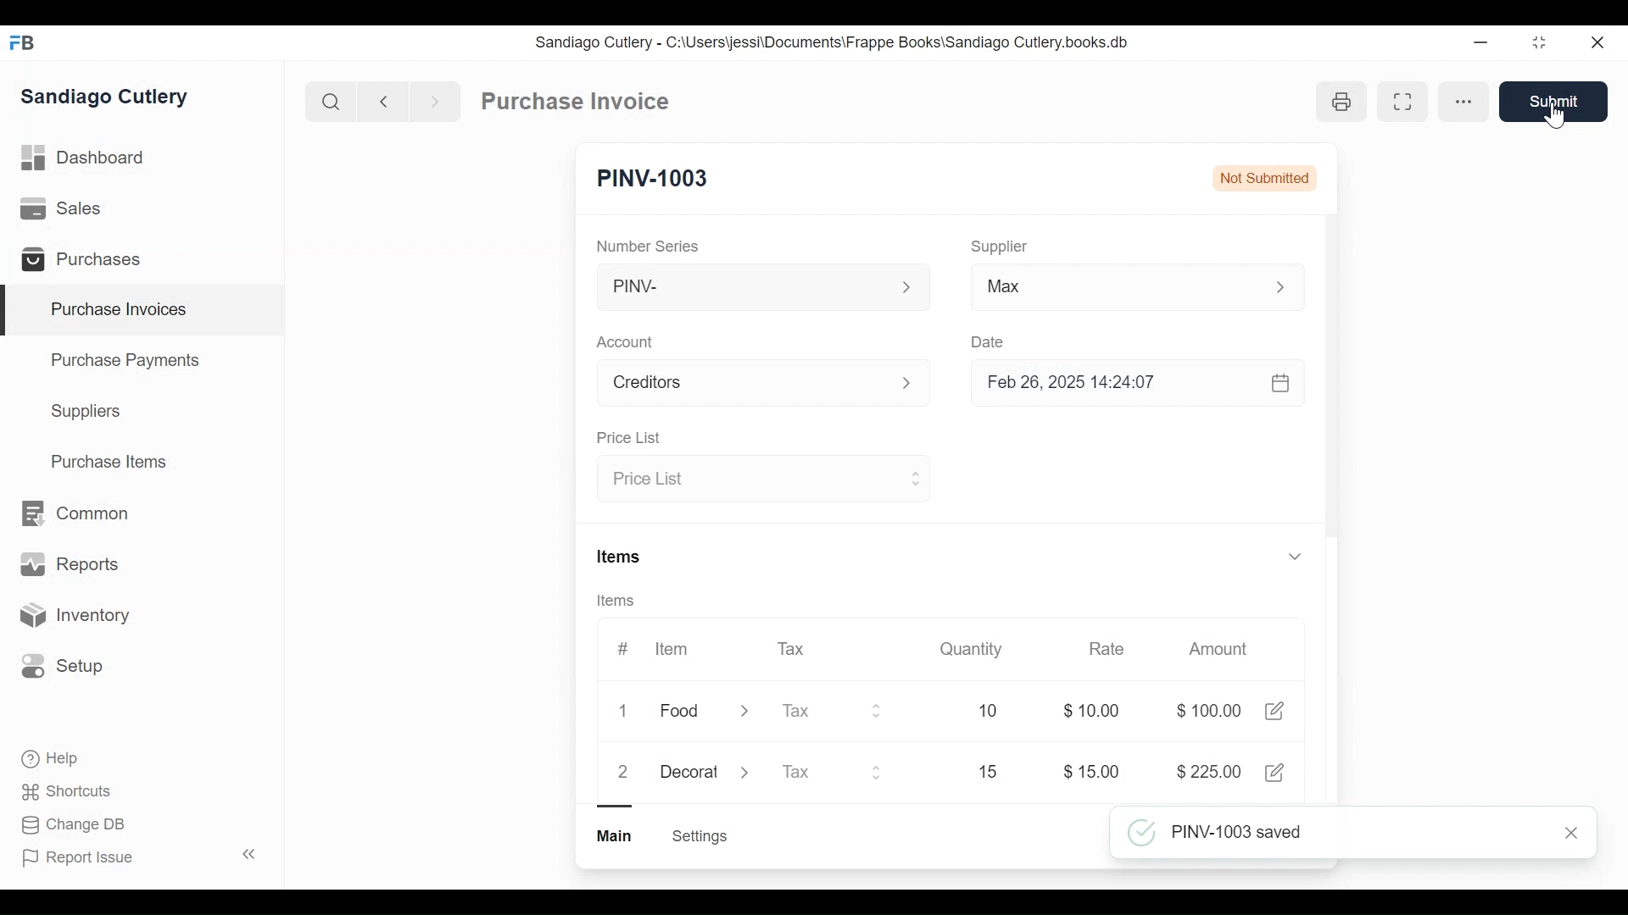 This screenshot has height=915, width=1628. What do you see at coordinates (743, 385) in the screenshot?
I see `Account` at bounding box center [743, 385].